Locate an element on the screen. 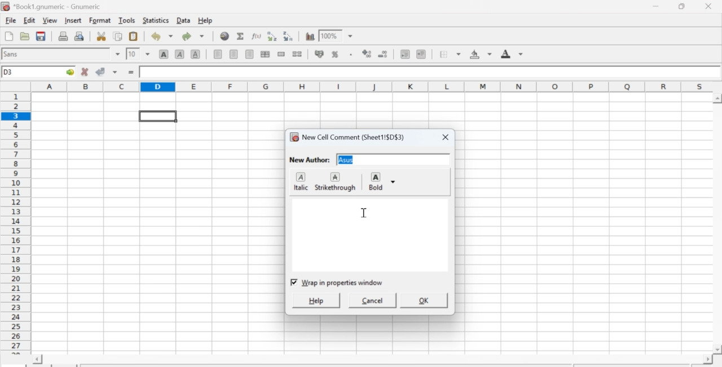 This screenshot has width=722, height=367. Font Style is located at coordinates (56, 55).